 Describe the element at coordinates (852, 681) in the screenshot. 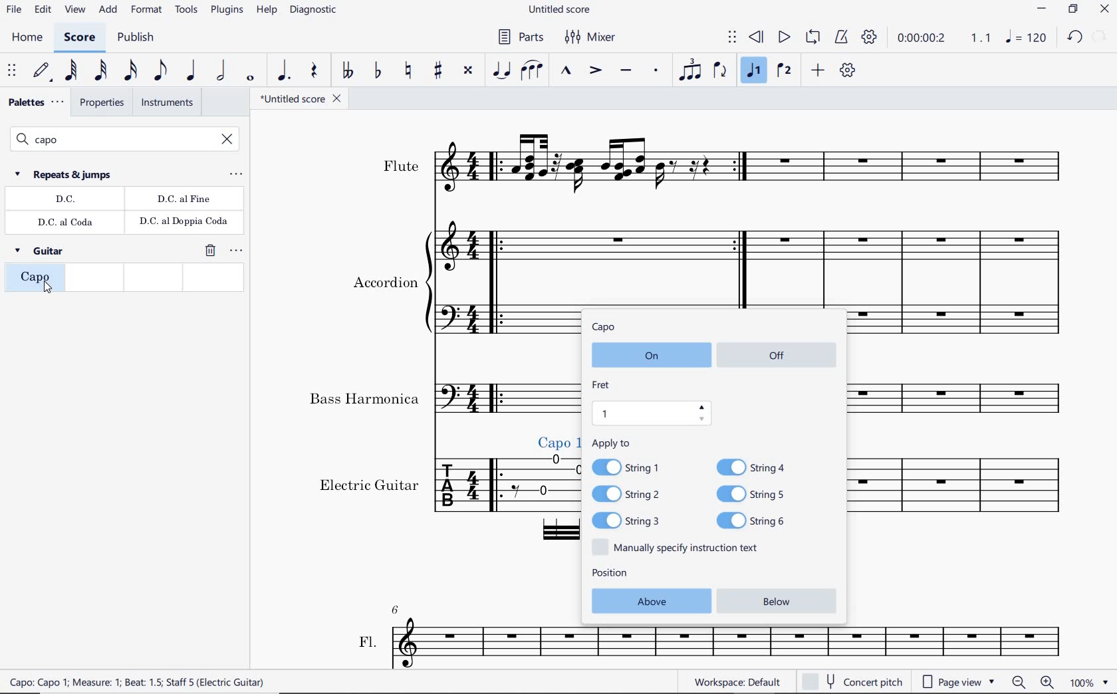

I see `concert pitch` at that location.